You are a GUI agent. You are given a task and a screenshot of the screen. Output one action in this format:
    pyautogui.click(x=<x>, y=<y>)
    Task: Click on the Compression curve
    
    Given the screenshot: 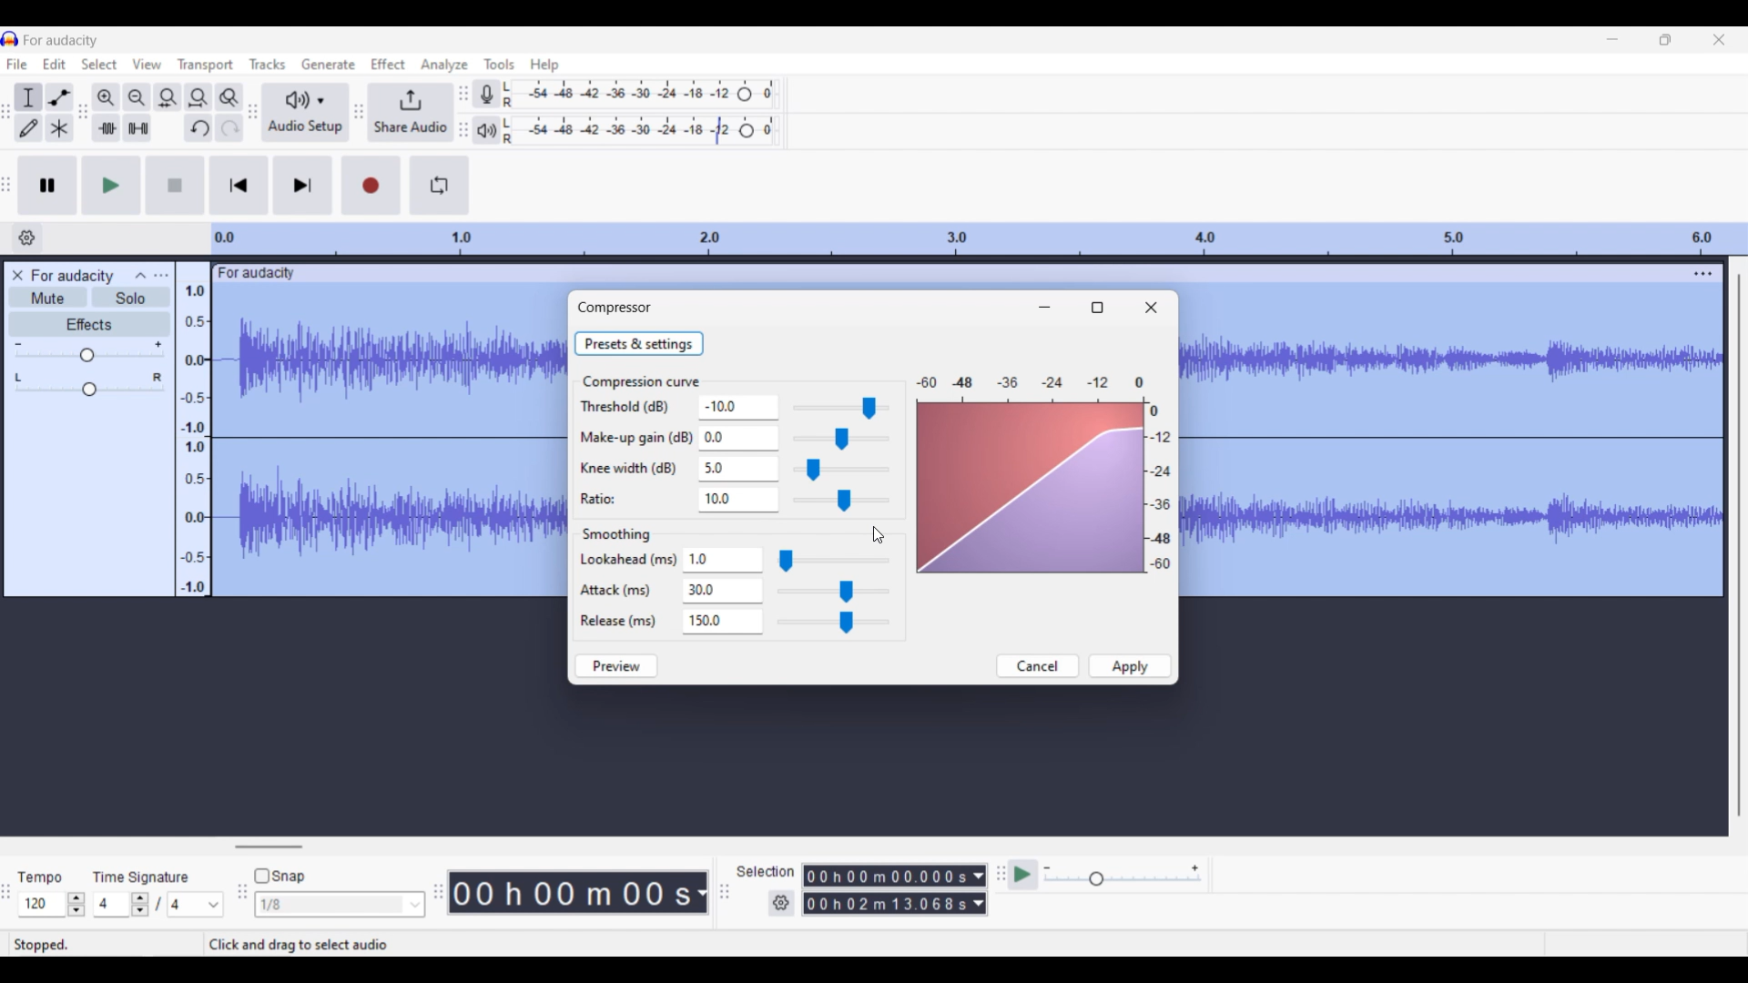 What is the action you would take?
    pyautogui.click(x=642, y=381)
    